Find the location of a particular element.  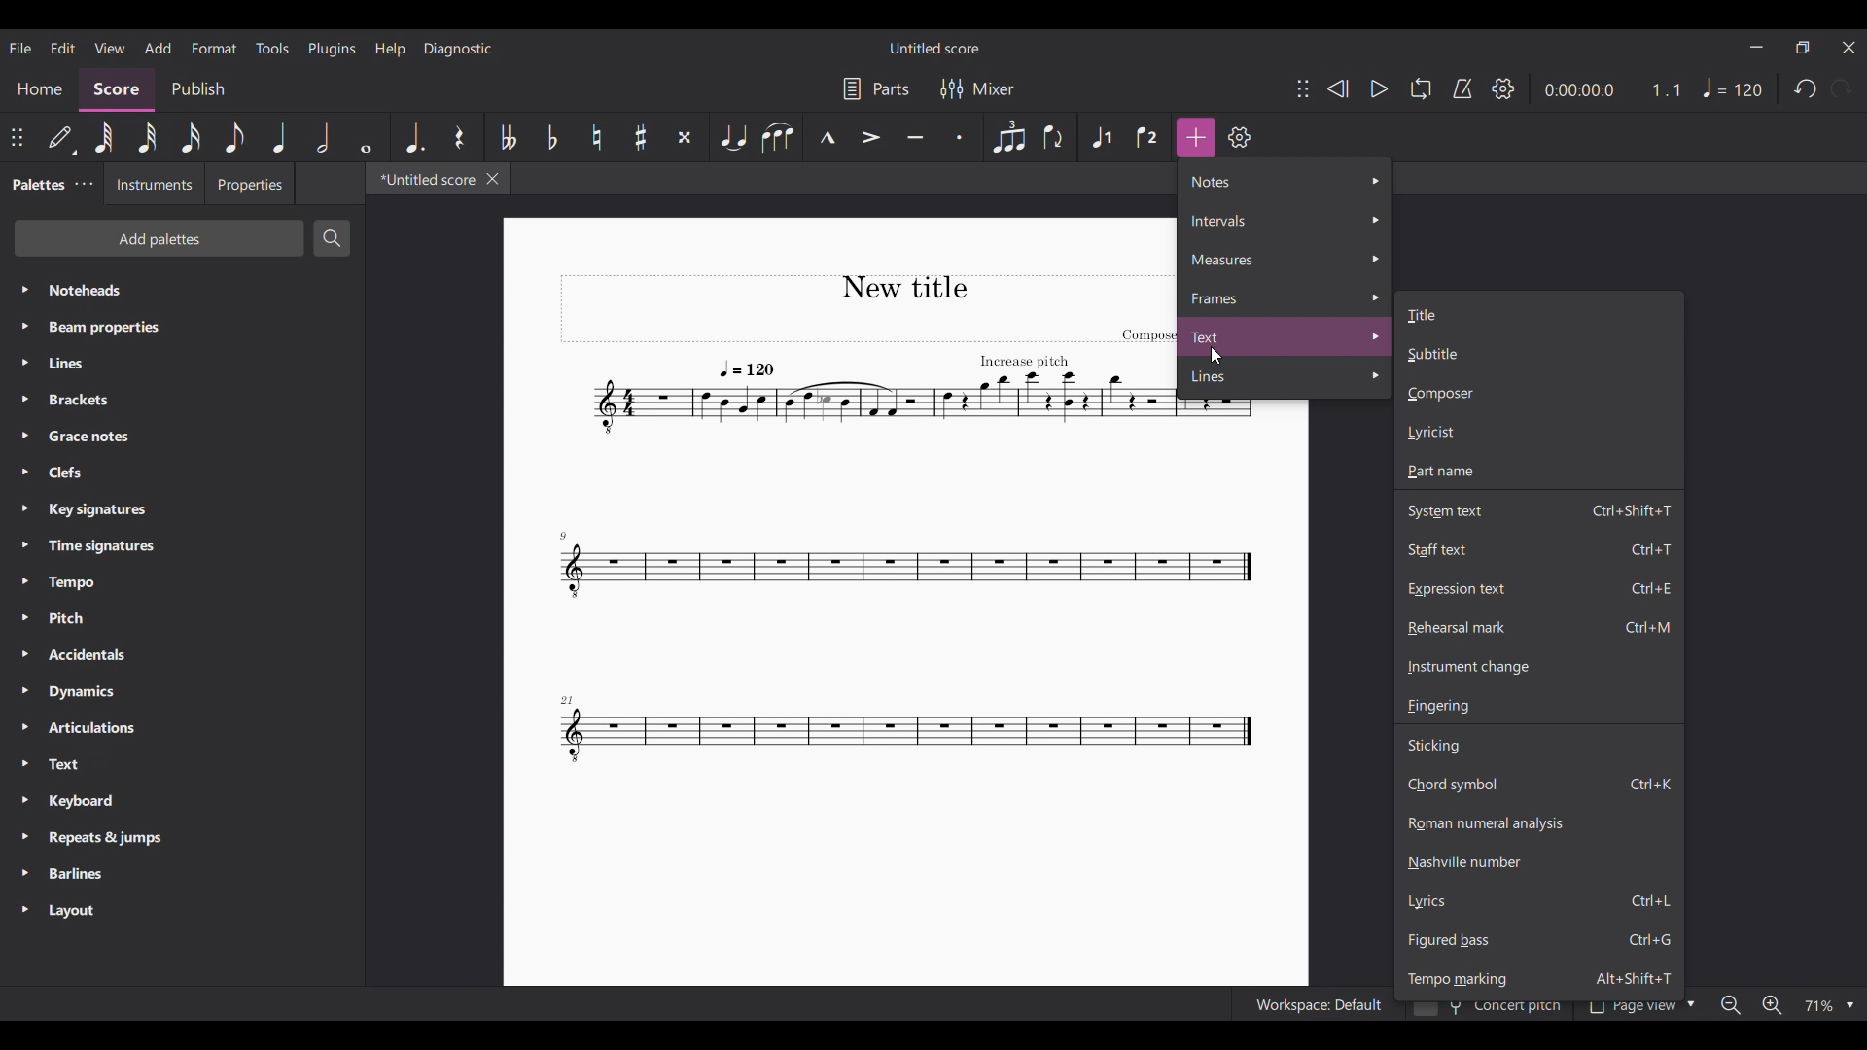

Toggle double sharp is located at coordinates (684, 138).